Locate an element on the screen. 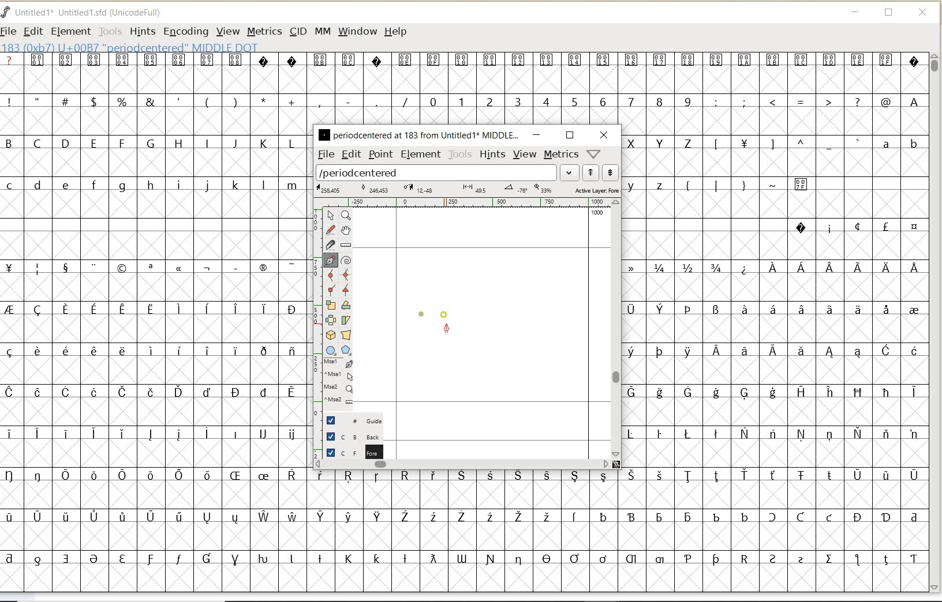  scrollbar is located at coordinates (617, 328).